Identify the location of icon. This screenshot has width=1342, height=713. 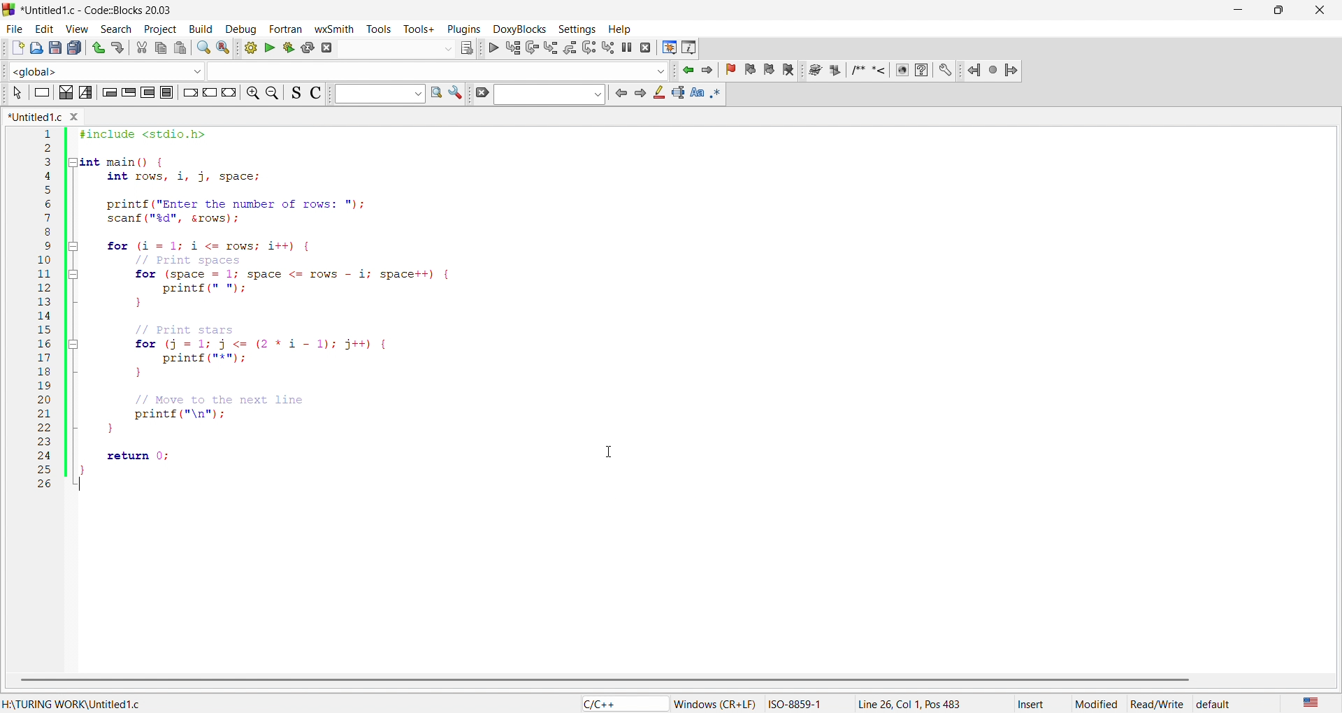
(187, 93).